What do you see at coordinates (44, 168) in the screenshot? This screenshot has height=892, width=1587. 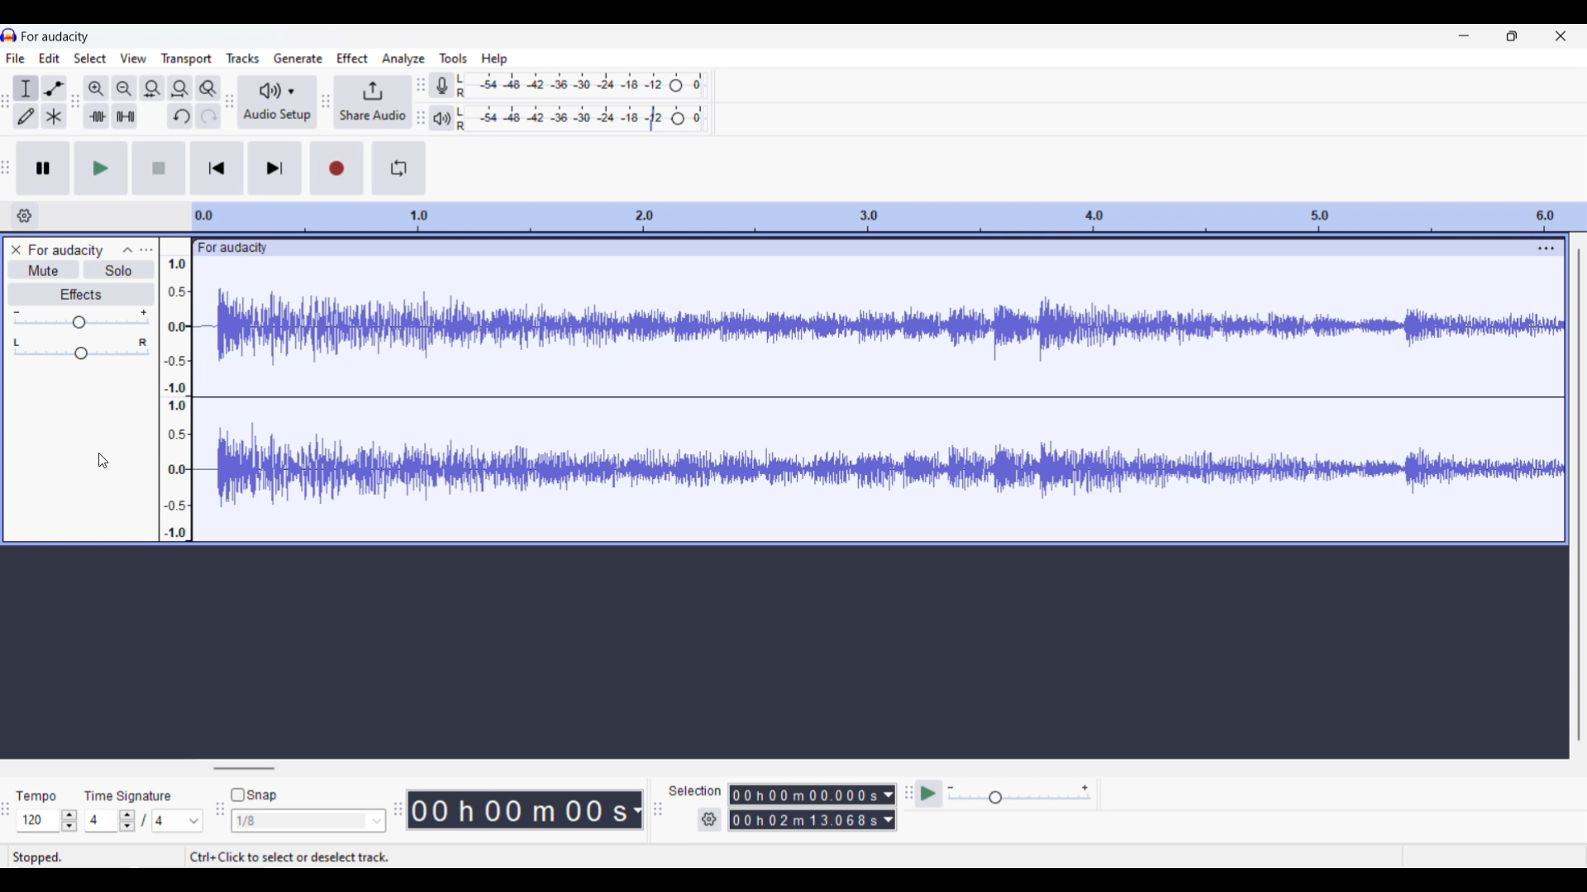 I see `Pause` at bounding box center [44, 168].